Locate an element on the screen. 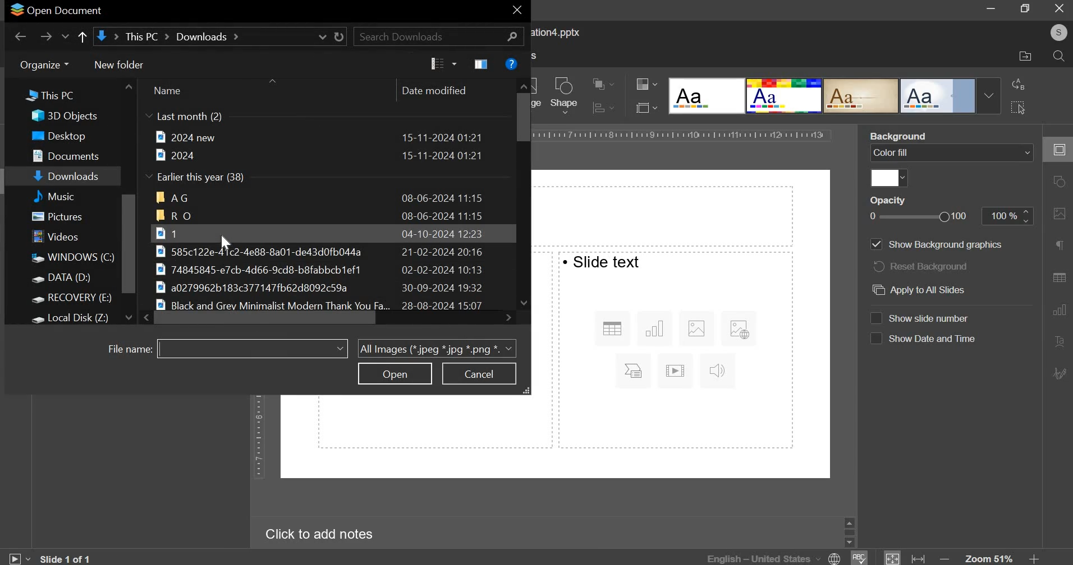 This screenshot has height=565, width=1073. Date modified is located at coordinates (434, 91).